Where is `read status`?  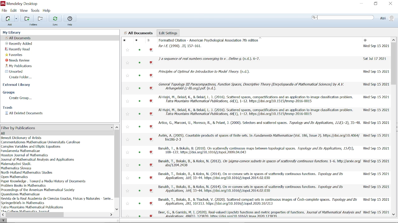
read status is located at coordinates (139, 216).